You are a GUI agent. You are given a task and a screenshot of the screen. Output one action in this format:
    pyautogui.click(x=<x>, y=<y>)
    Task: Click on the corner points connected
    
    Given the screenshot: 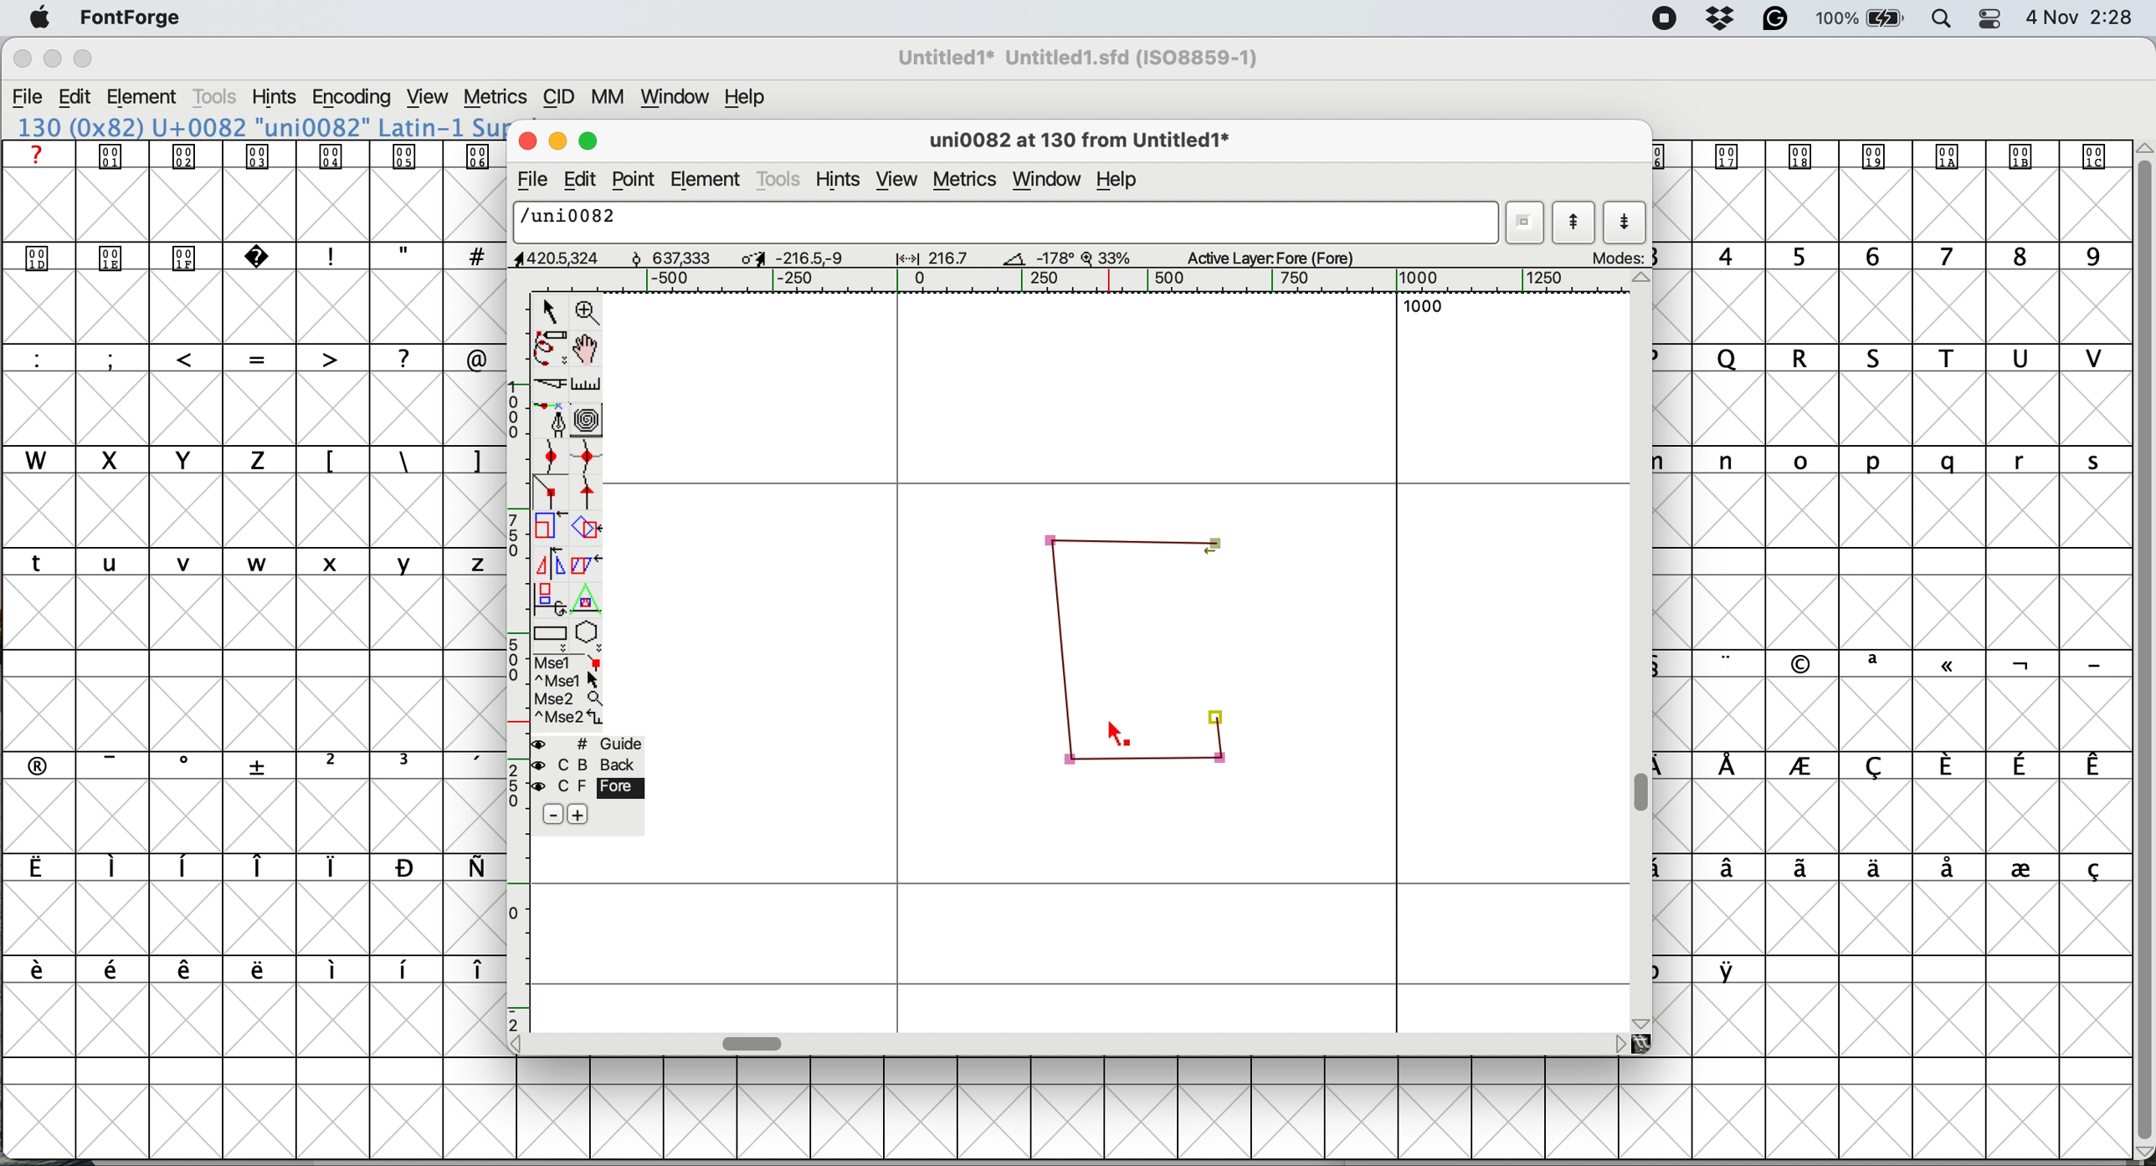 What is the action you would take?
    pyautogui.click(x=1132, y=537)
    